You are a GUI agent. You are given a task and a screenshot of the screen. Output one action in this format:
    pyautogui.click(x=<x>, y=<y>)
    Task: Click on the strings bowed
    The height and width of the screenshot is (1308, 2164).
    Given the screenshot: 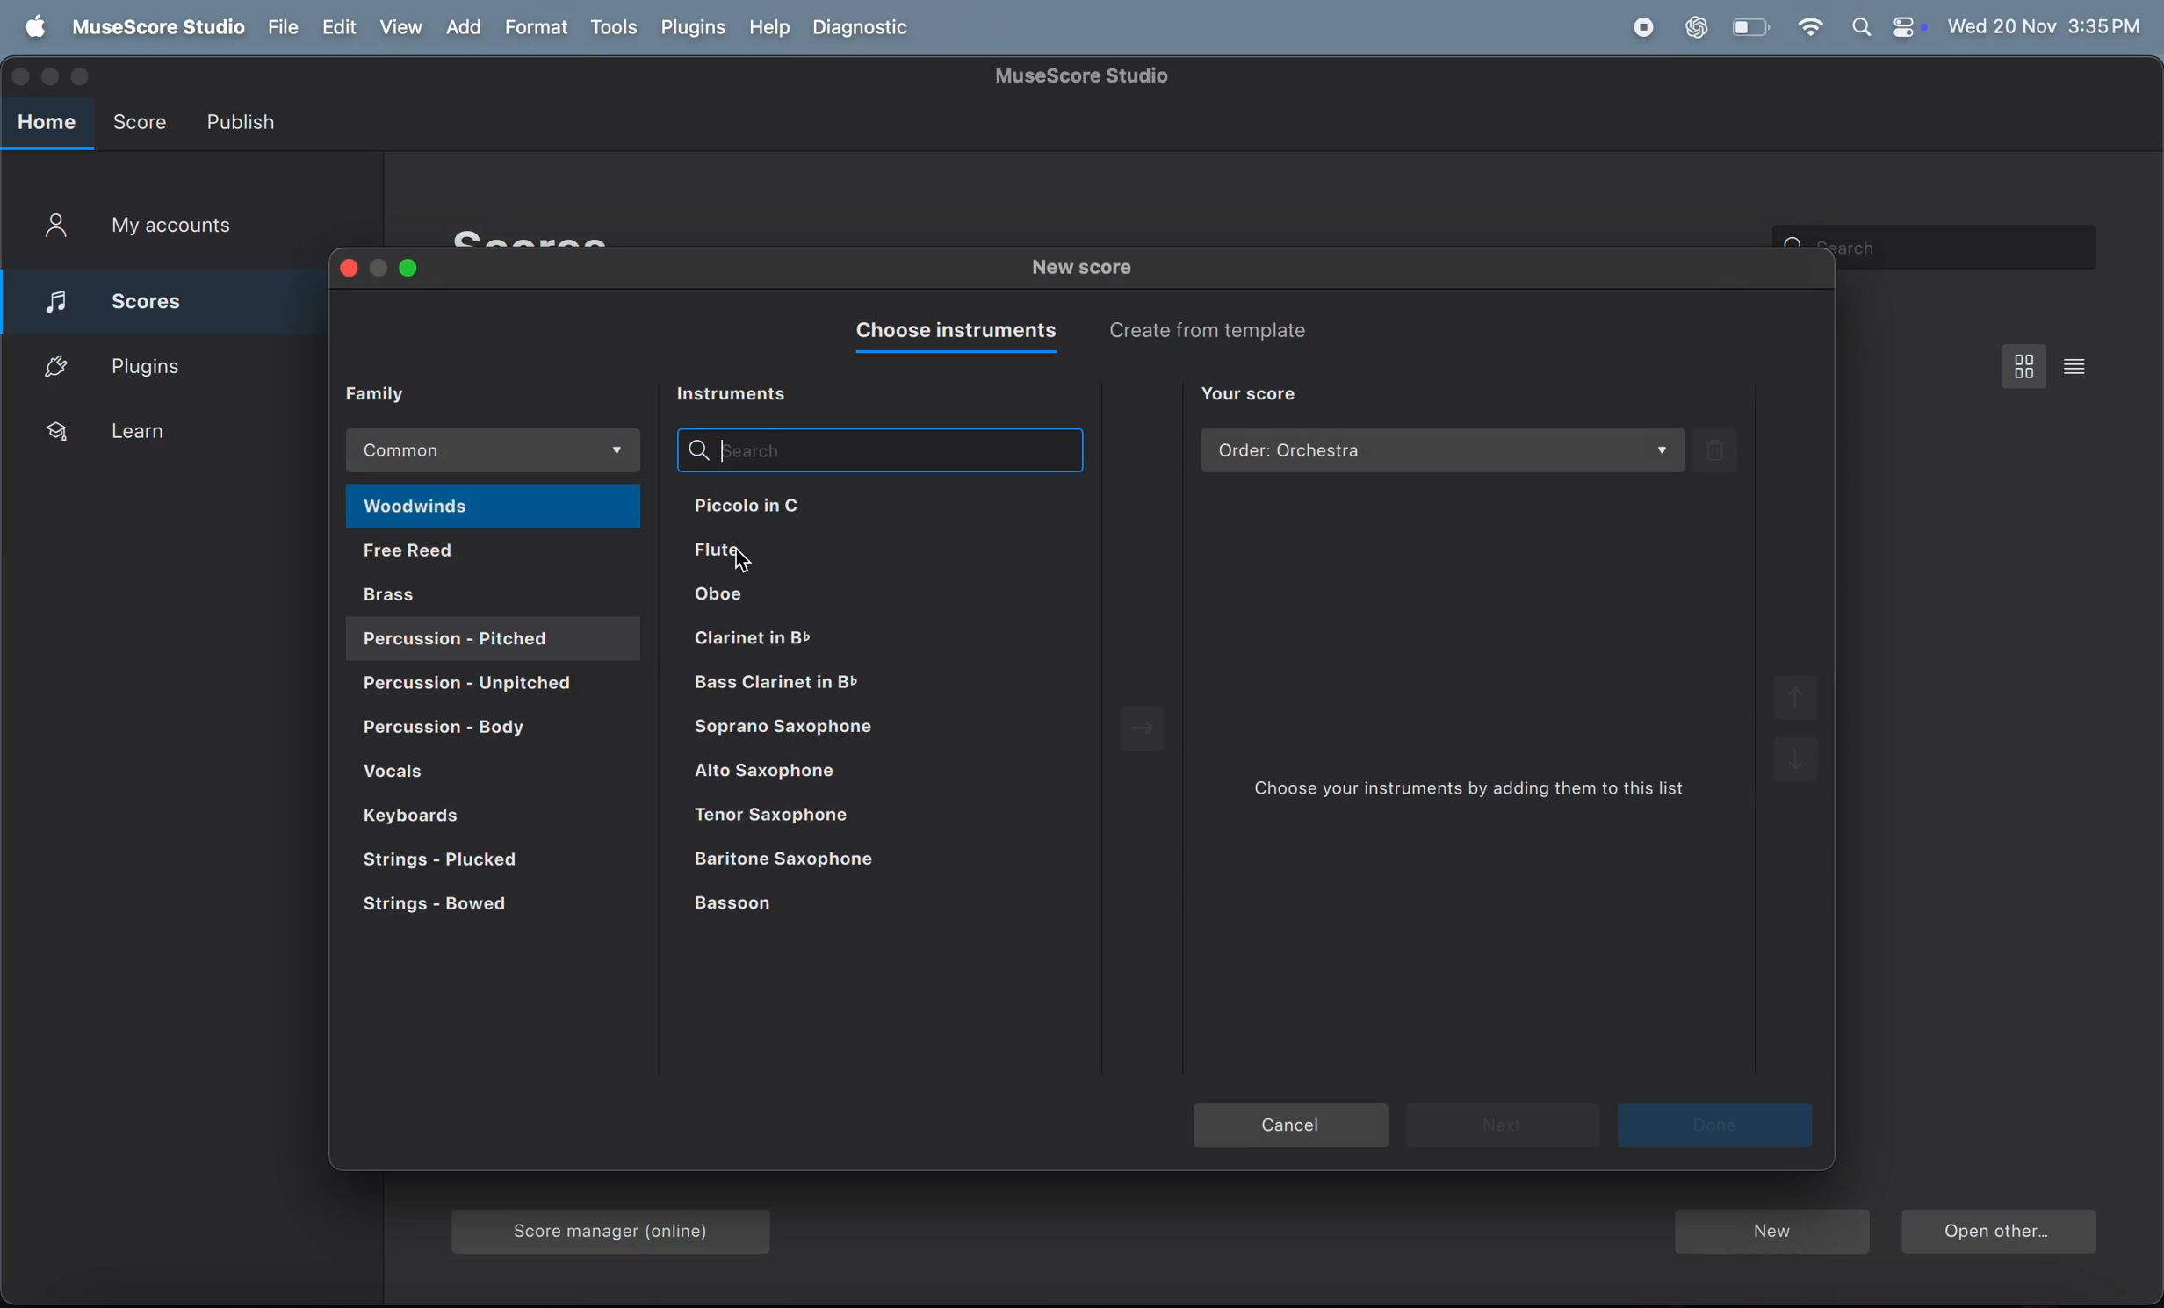 What is the action you would take?
    pyautogui.click(x=465, y=910)
    